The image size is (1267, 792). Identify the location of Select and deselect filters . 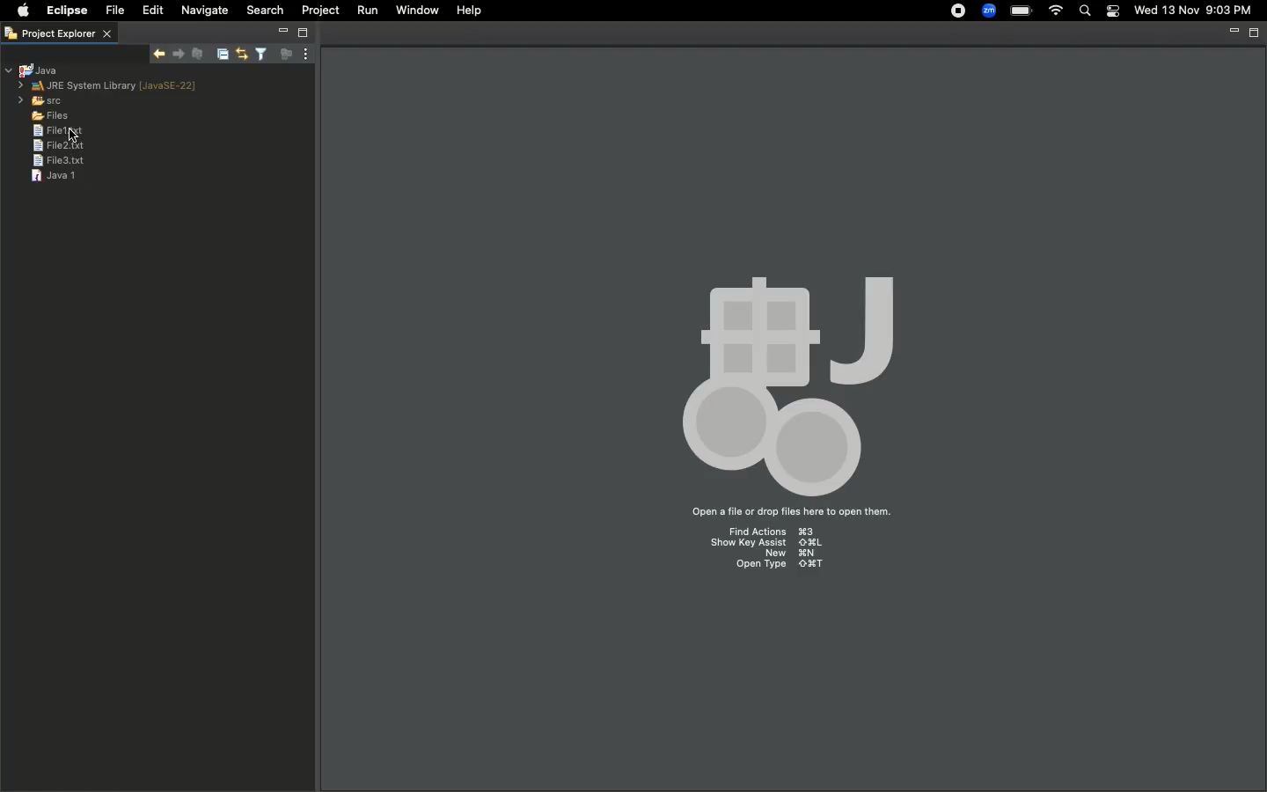
(260, 55).